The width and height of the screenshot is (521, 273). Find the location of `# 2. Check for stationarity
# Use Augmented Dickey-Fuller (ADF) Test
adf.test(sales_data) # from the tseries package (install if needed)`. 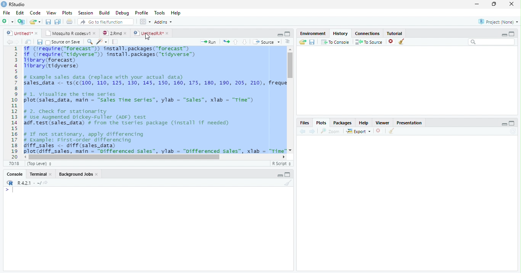

# 2. Check for stationarity
# Use Augmented Dickey-Fuller (ADF) Test
adf.test(sales_data) # from the tseries package (install if needed) is located at coordinates (127, 117).